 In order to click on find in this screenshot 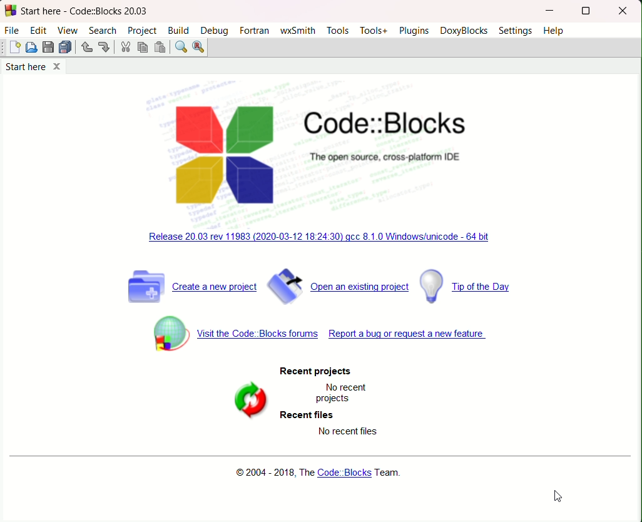, I will do `click(180, 48)`.